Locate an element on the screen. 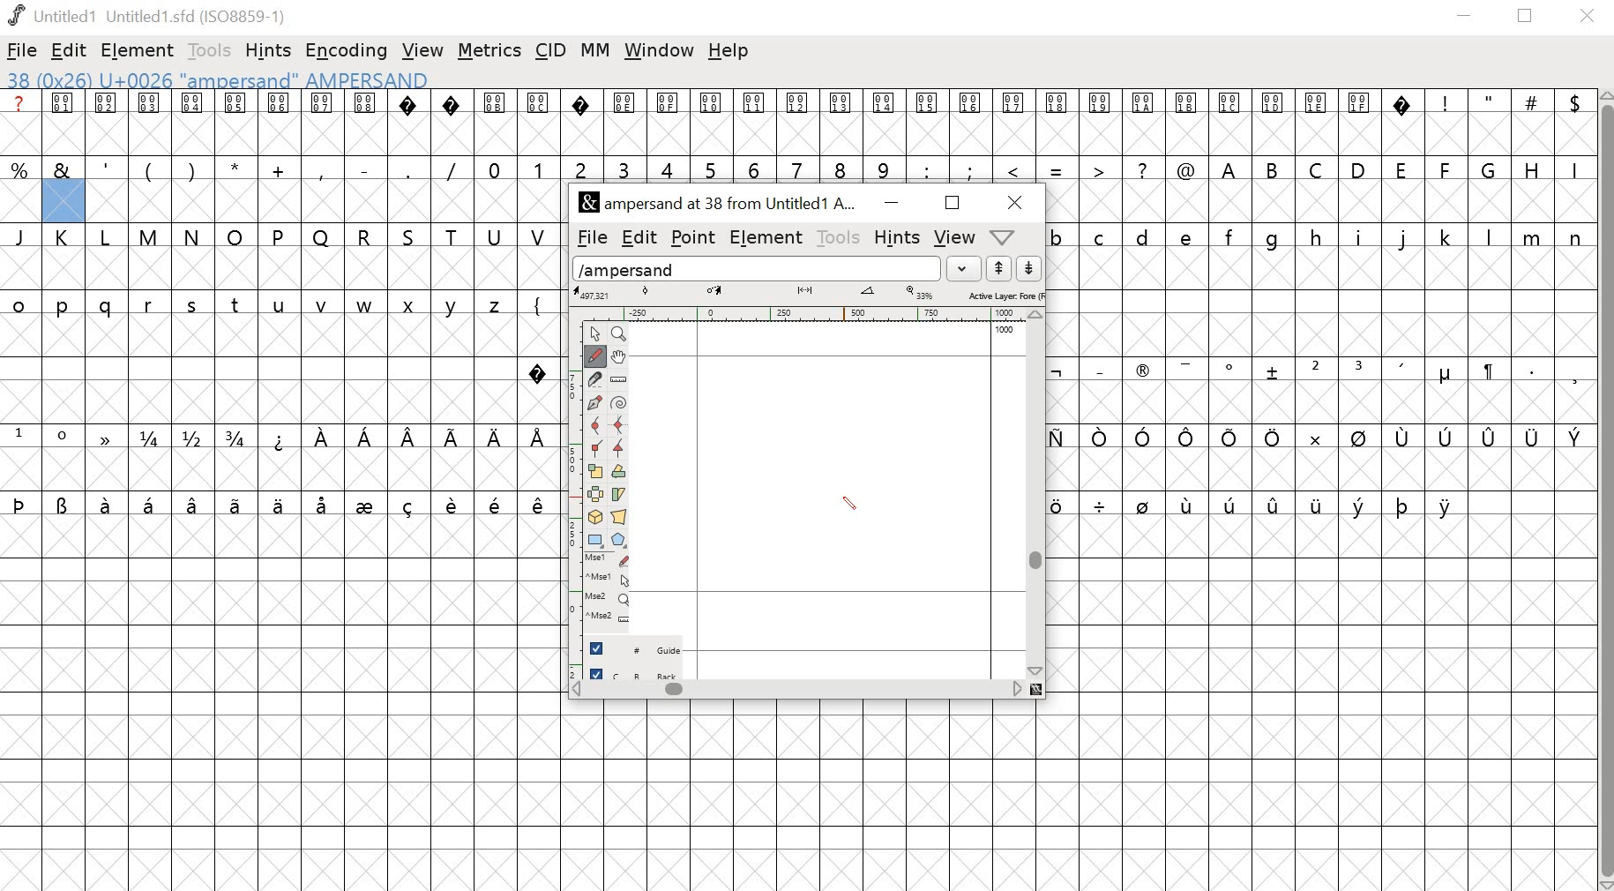  view is located at coordinates (423, 47).